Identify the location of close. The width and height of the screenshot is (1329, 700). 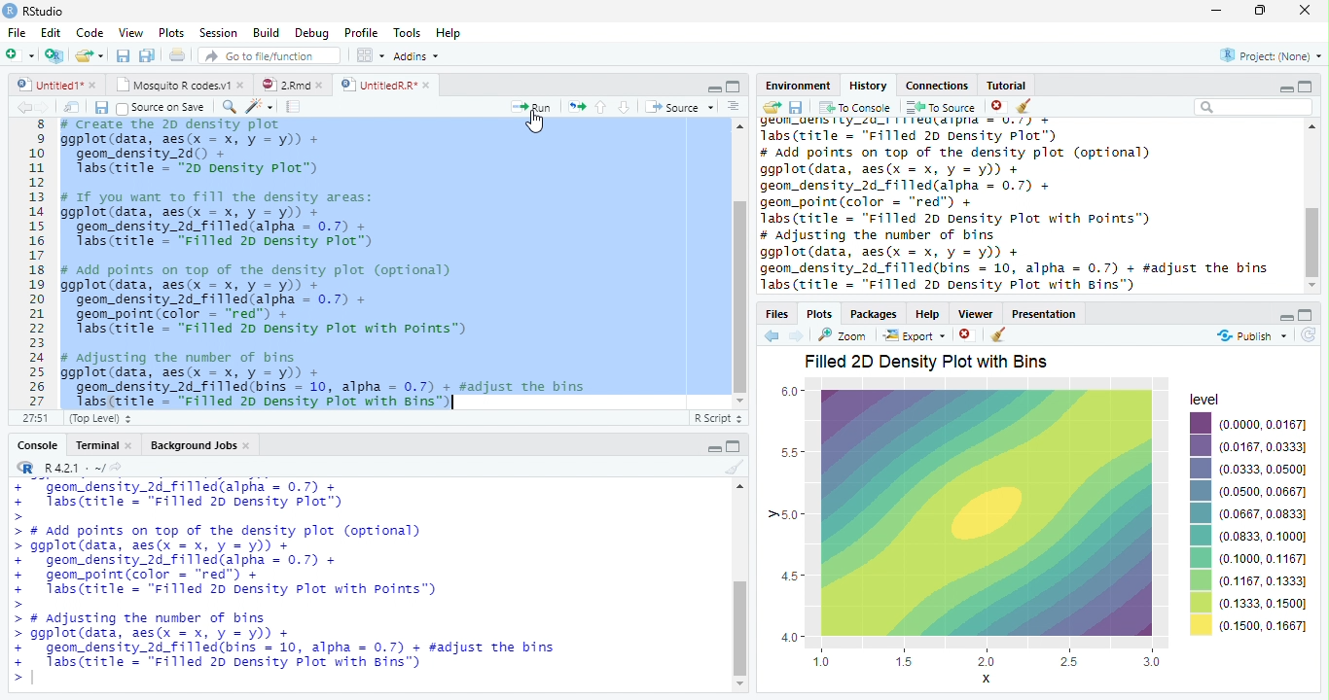
(243, 86).